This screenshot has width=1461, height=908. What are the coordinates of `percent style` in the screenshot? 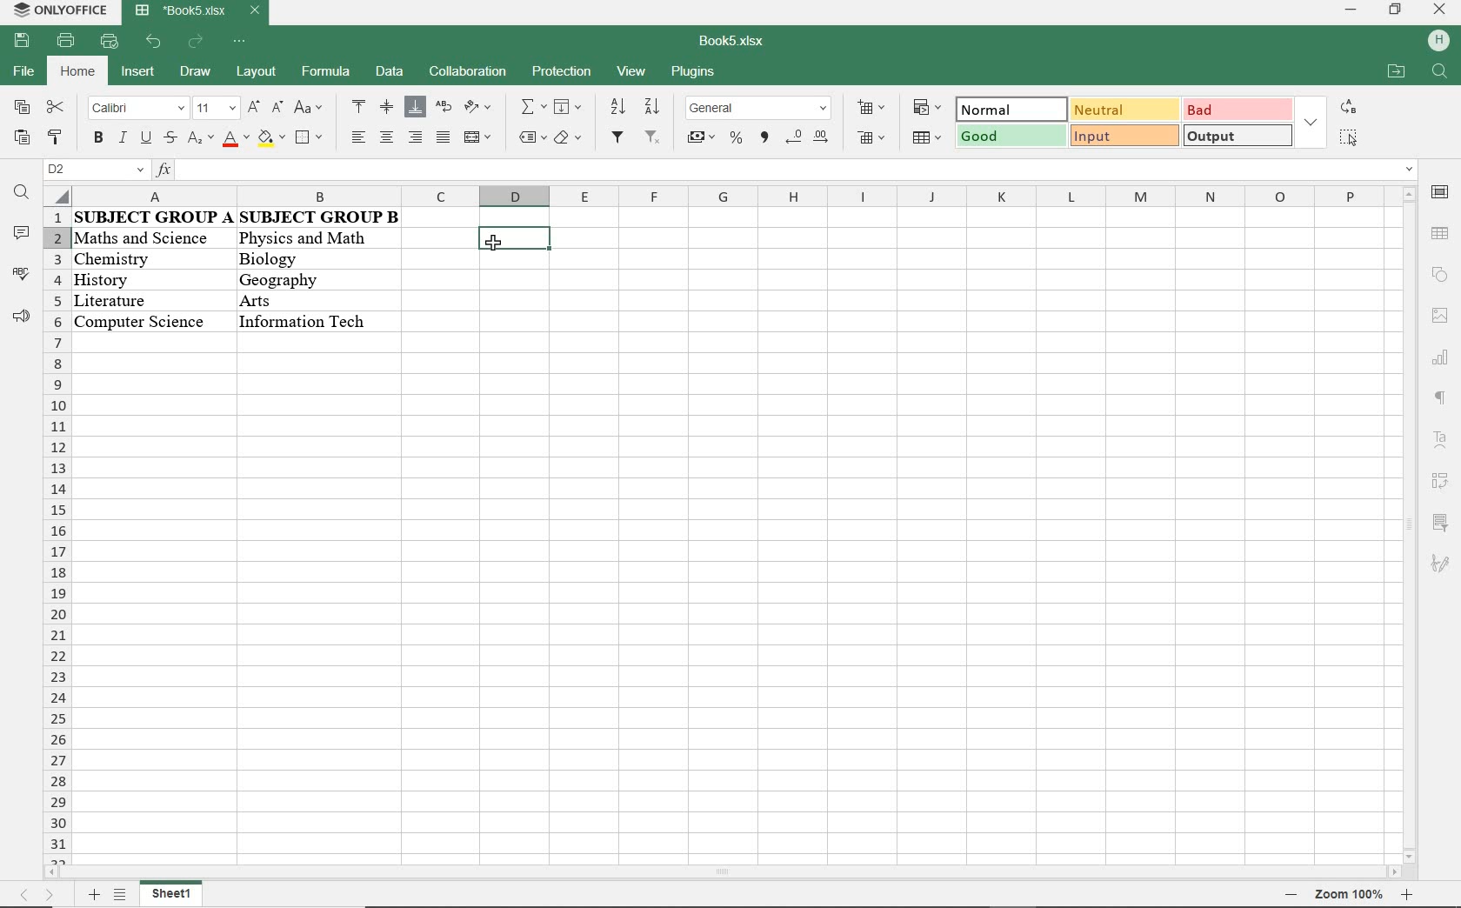 It's located at (737, 139).